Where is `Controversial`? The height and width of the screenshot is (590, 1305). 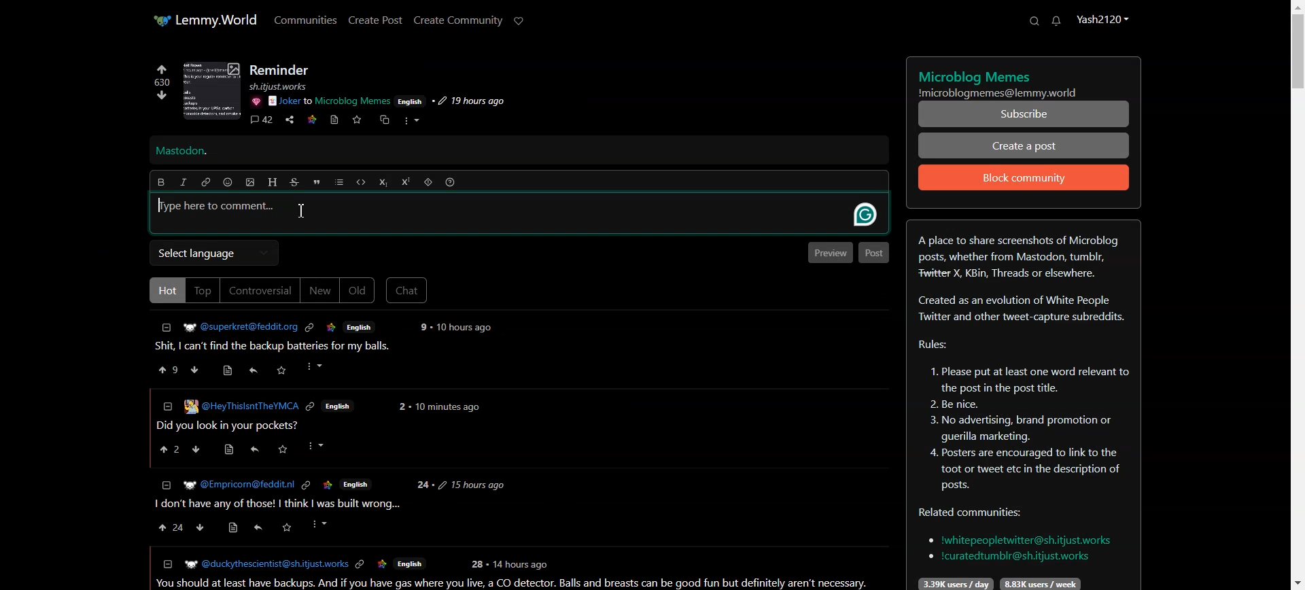
Controversial is located at coordinates (260, 290).